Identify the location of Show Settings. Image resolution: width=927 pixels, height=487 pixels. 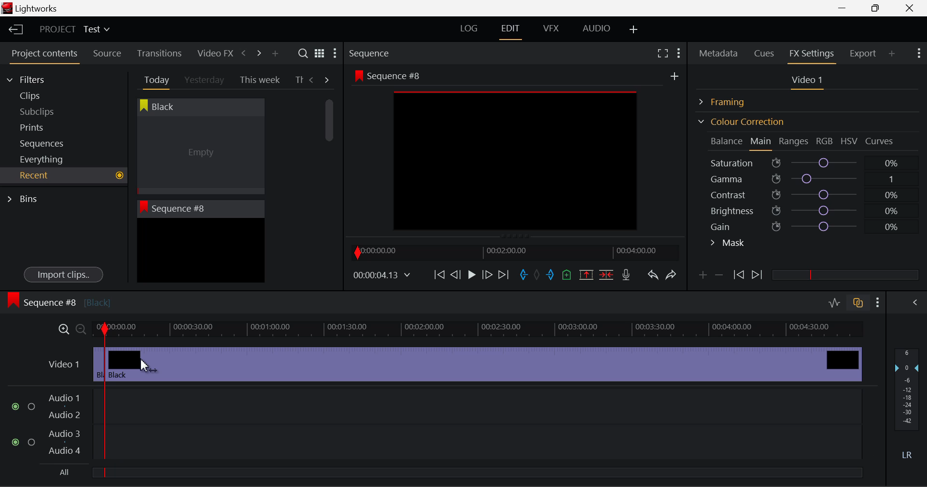
(334, 55).